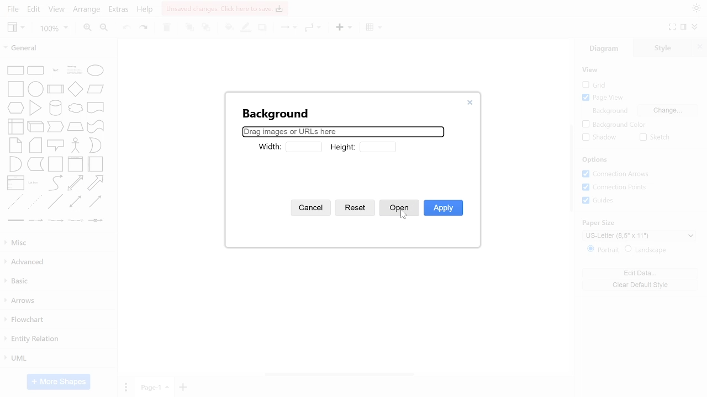  I want to click on general shapes, so click(35, 221).